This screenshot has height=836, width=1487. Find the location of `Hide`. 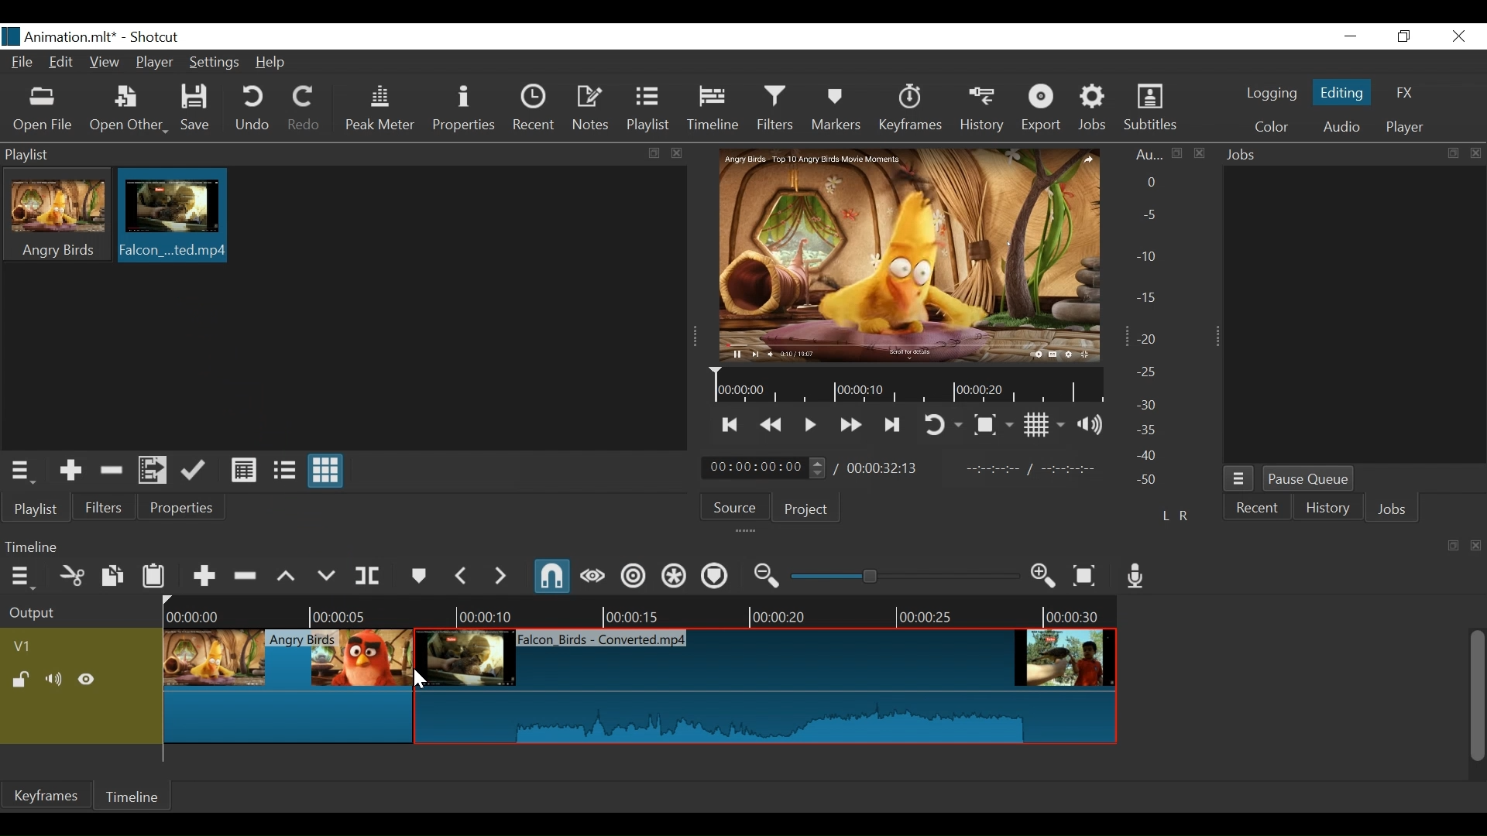

Hide is located at coordinates (88, 680).